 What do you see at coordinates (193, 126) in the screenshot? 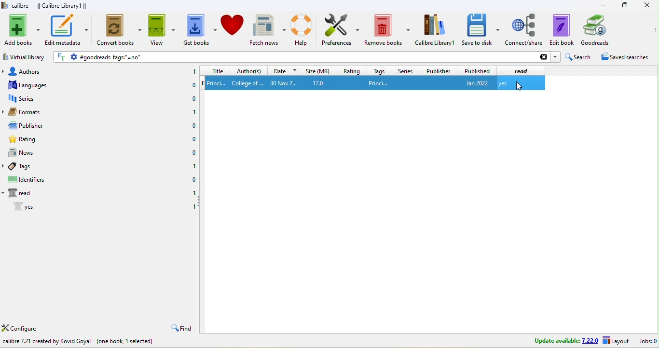
I see `0` at bounding box center [193, 126].